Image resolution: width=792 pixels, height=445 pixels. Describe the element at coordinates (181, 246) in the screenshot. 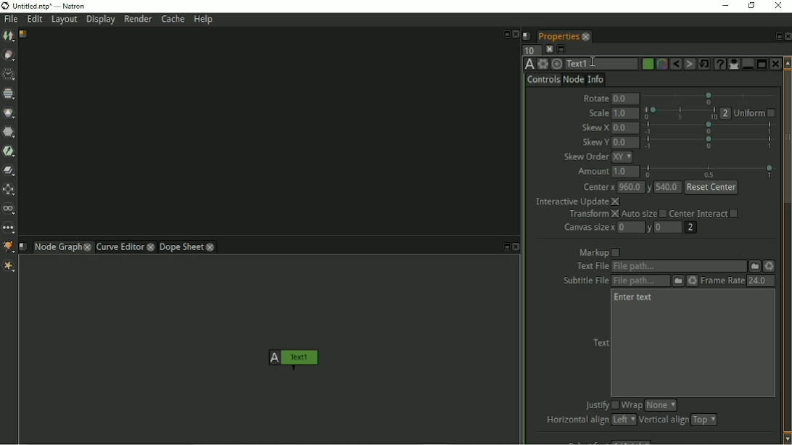

I see `Dope Sheet` at that location.